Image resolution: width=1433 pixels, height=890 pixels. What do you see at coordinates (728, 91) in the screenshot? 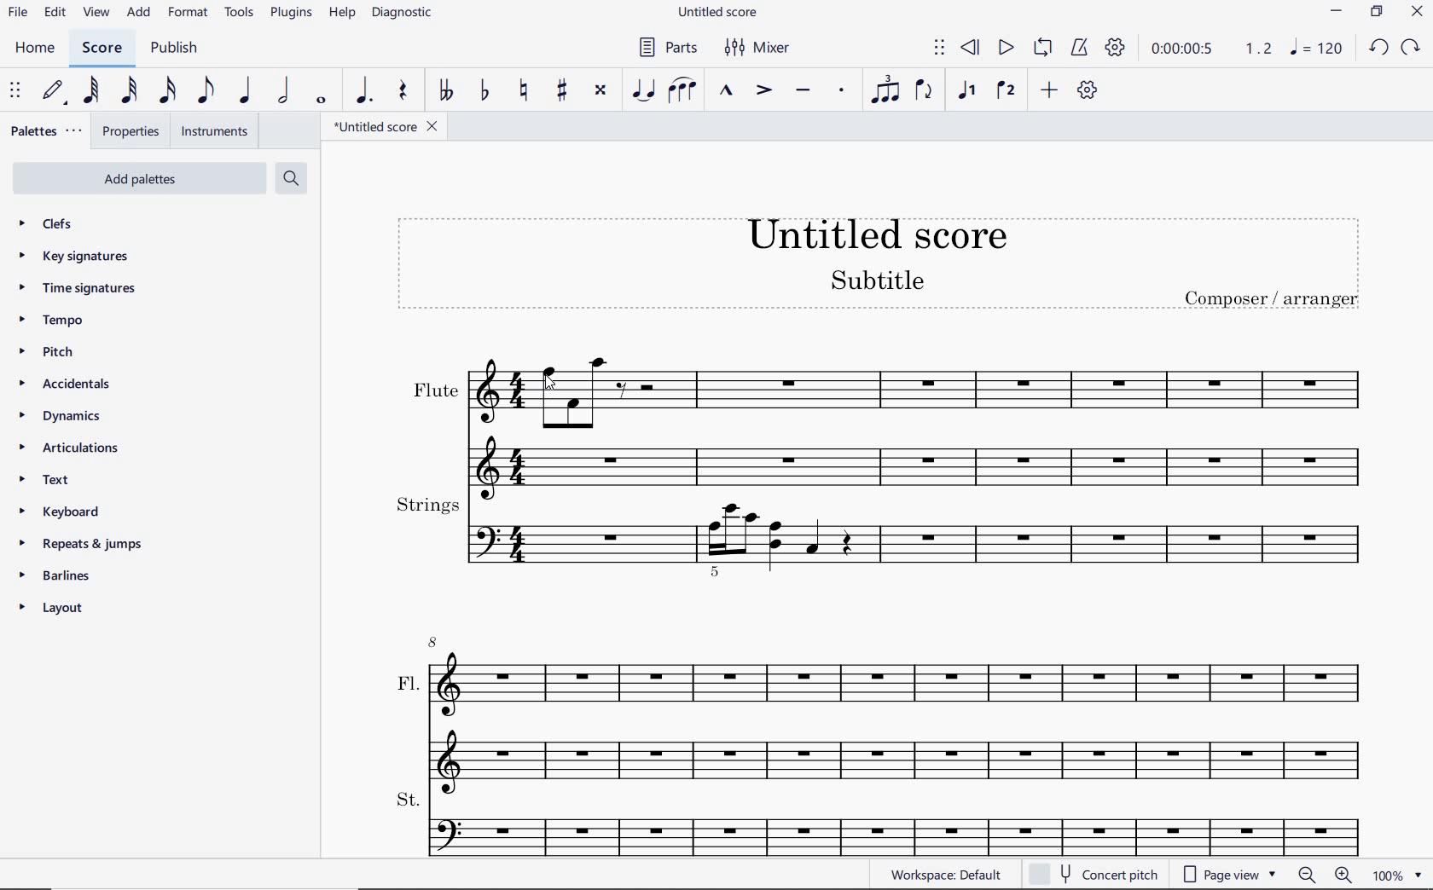
I see `MARCATO` at bounding box center [728, 91].